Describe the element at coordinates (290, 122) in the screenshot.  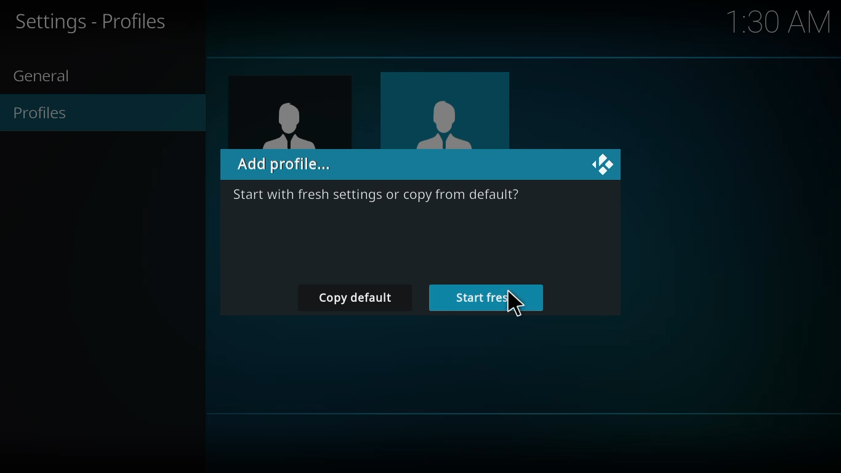
I see `user` at that location.